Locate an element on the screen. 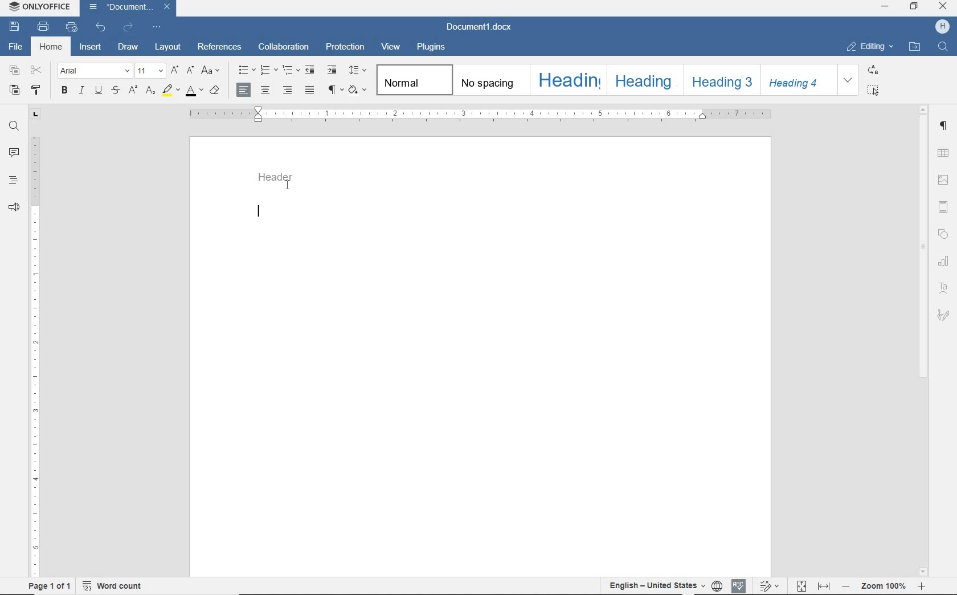 This screenshot has width=957, height=595. CLOSE is located at coordinates (943, 7).